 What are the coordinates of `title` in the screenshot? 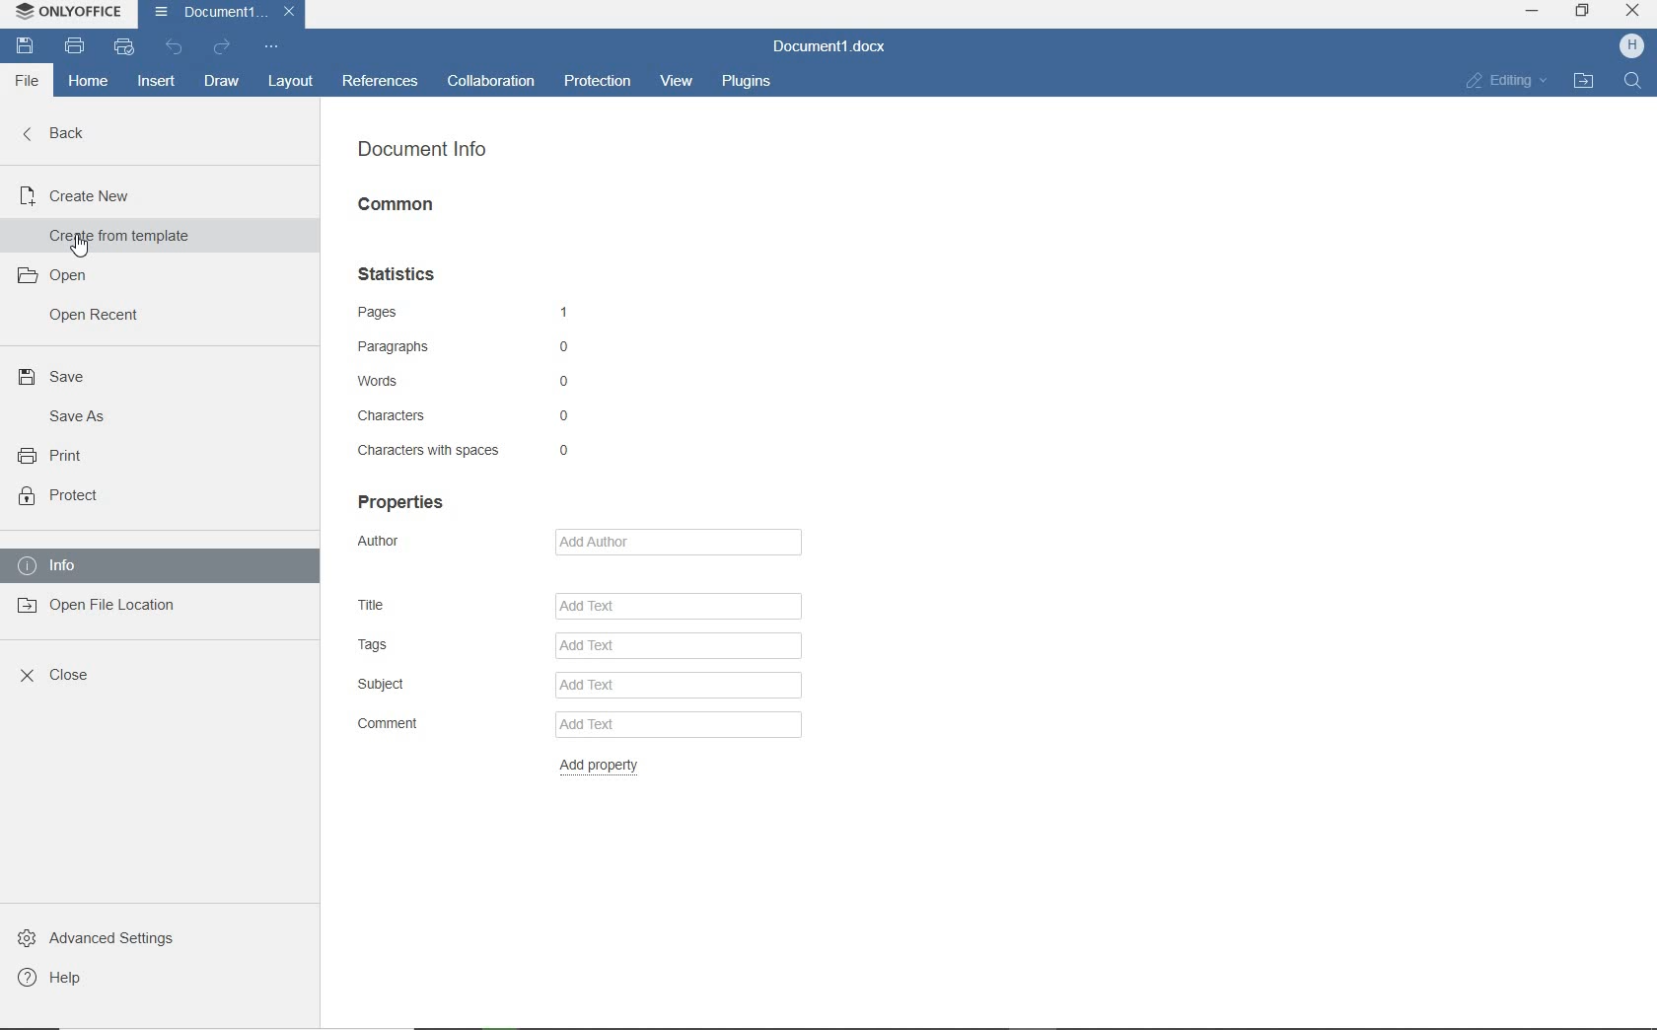 It's located at (579, 603).